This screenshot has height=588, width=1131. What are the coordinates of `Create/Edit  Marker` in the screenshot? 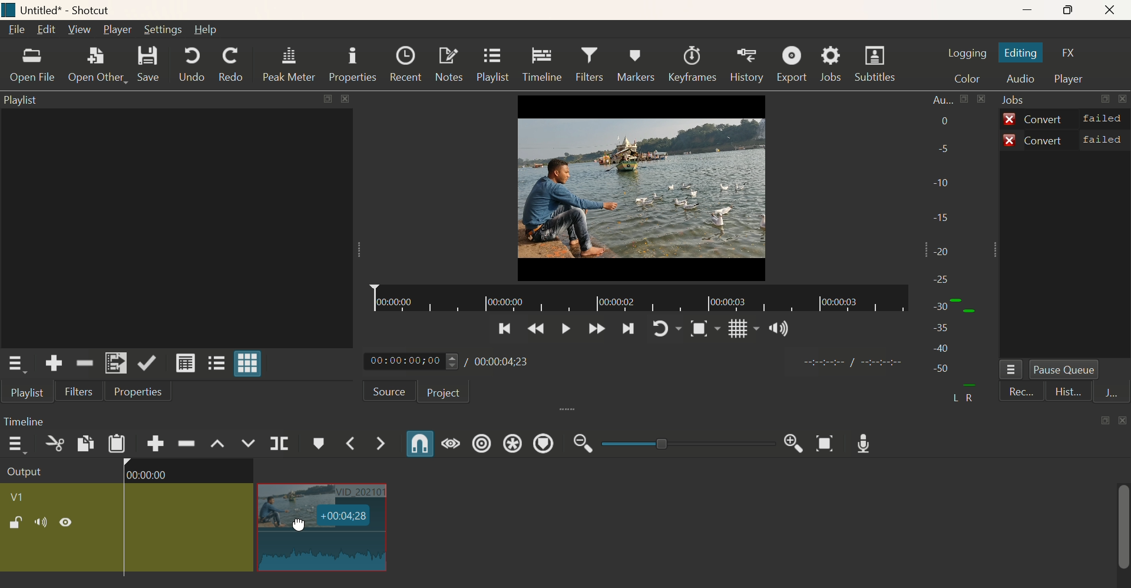 It's located at (319, 445).